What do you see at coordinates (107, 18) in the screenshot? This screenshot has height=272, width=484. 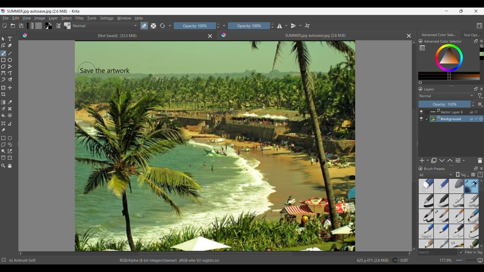 I see `Settings` at bounding box center [107, 18].